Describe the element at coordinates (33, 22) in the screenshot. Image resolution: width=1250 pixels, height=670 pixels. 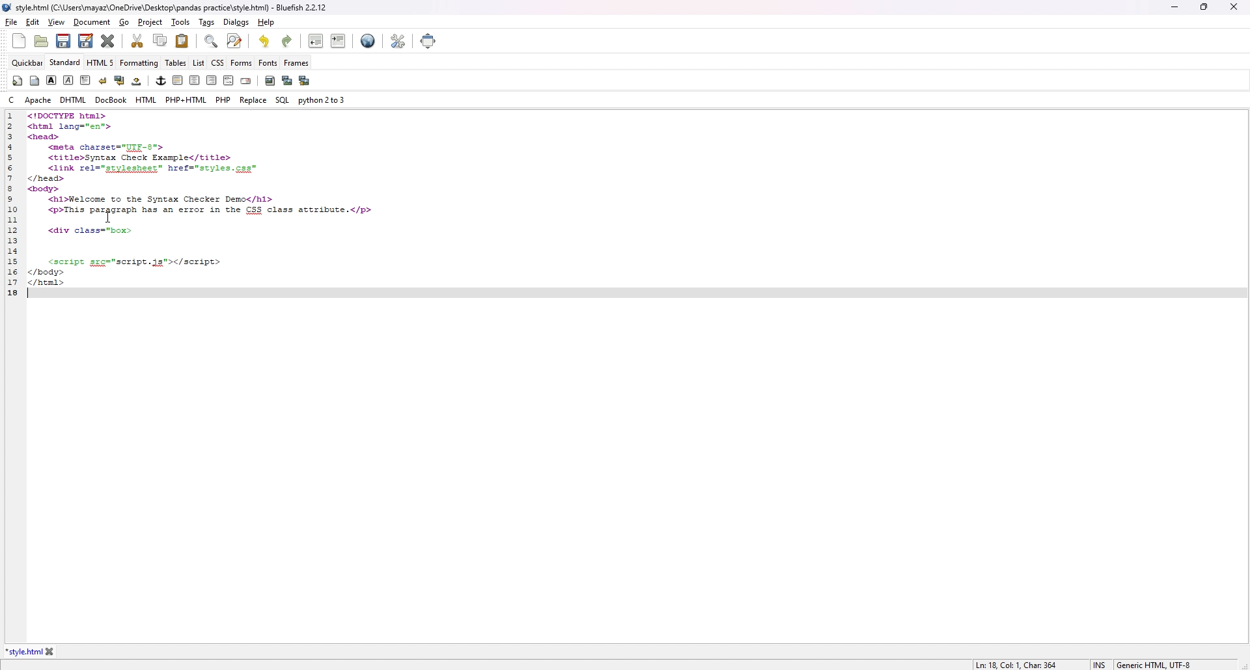
I see `edit` at that location.